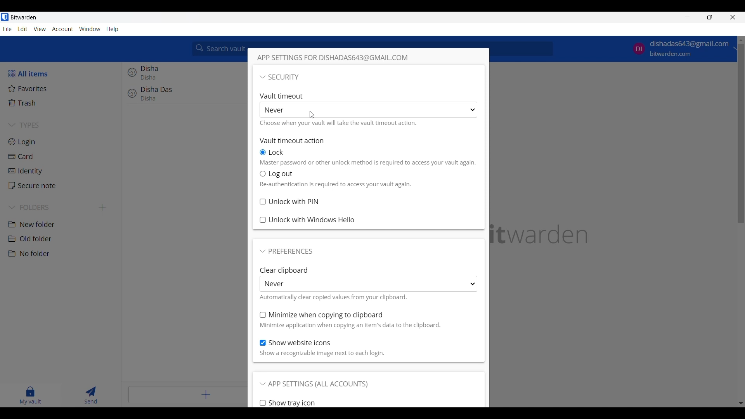 This screenshot has height=419, width=745. I want to click on Toggle for Minimize when copying to clipboard, so click(322, 315).